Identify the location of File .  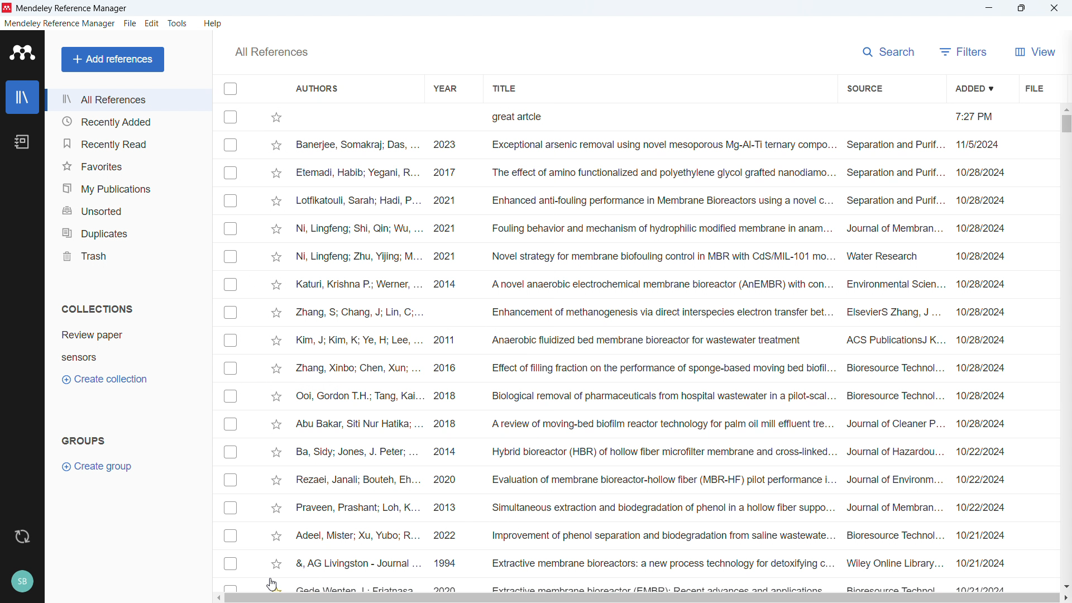
(1033, 88).